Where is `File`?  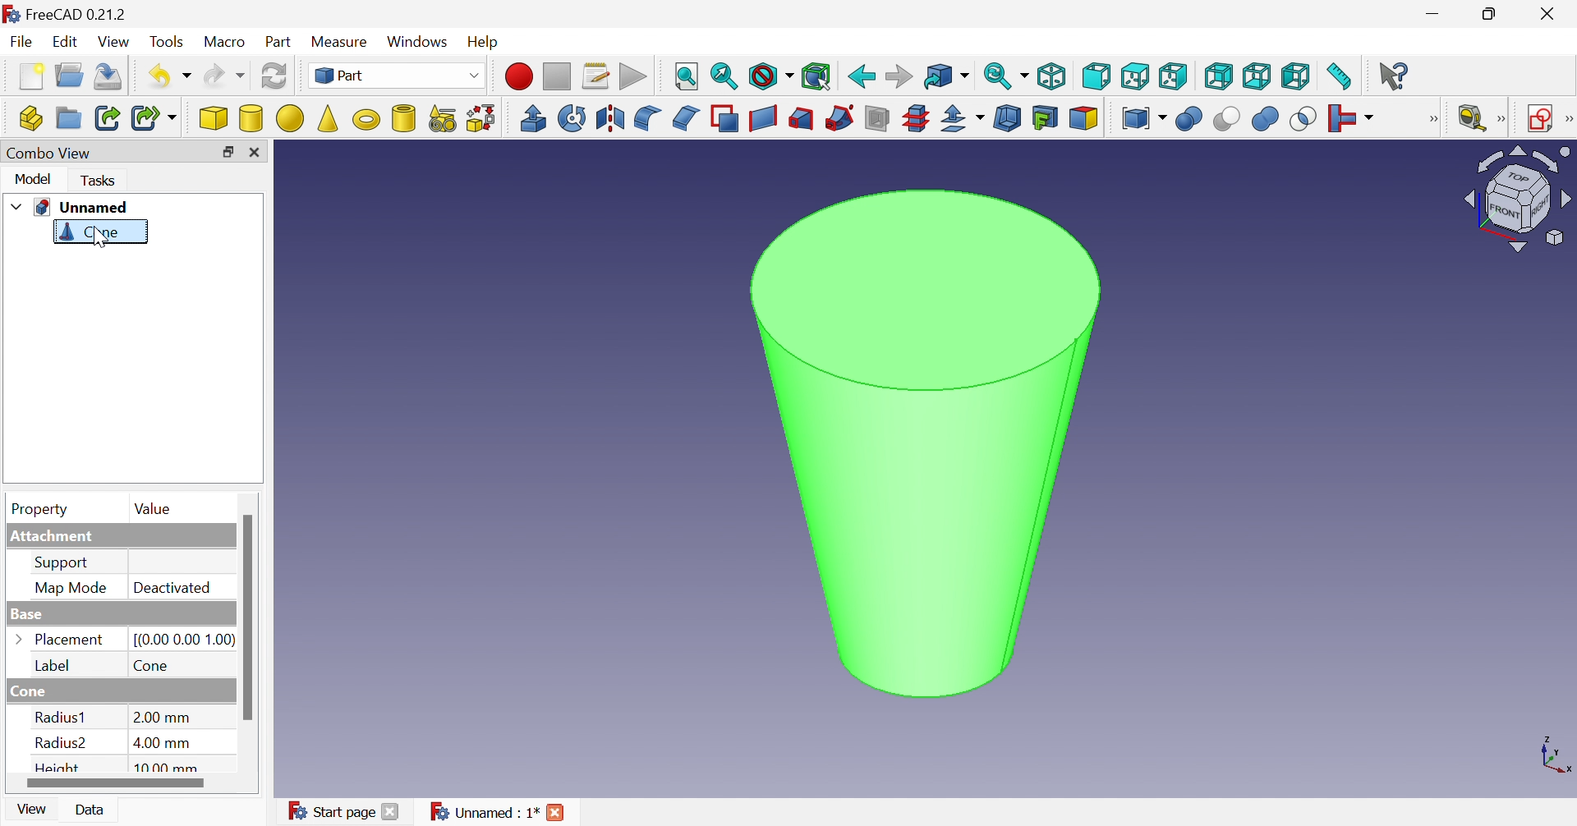
File is located at coordinates (19, 41).